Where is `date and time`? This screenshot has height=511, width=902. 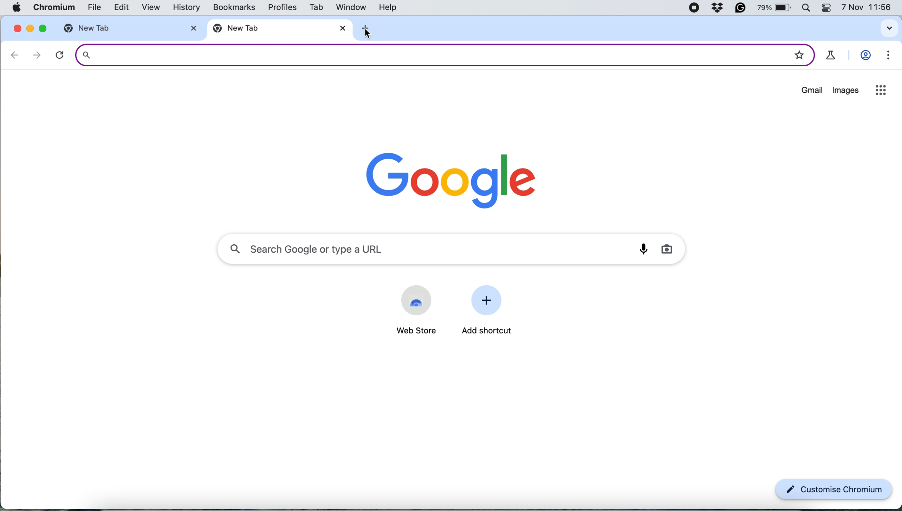 date and time is located at coordinates (867, 8).